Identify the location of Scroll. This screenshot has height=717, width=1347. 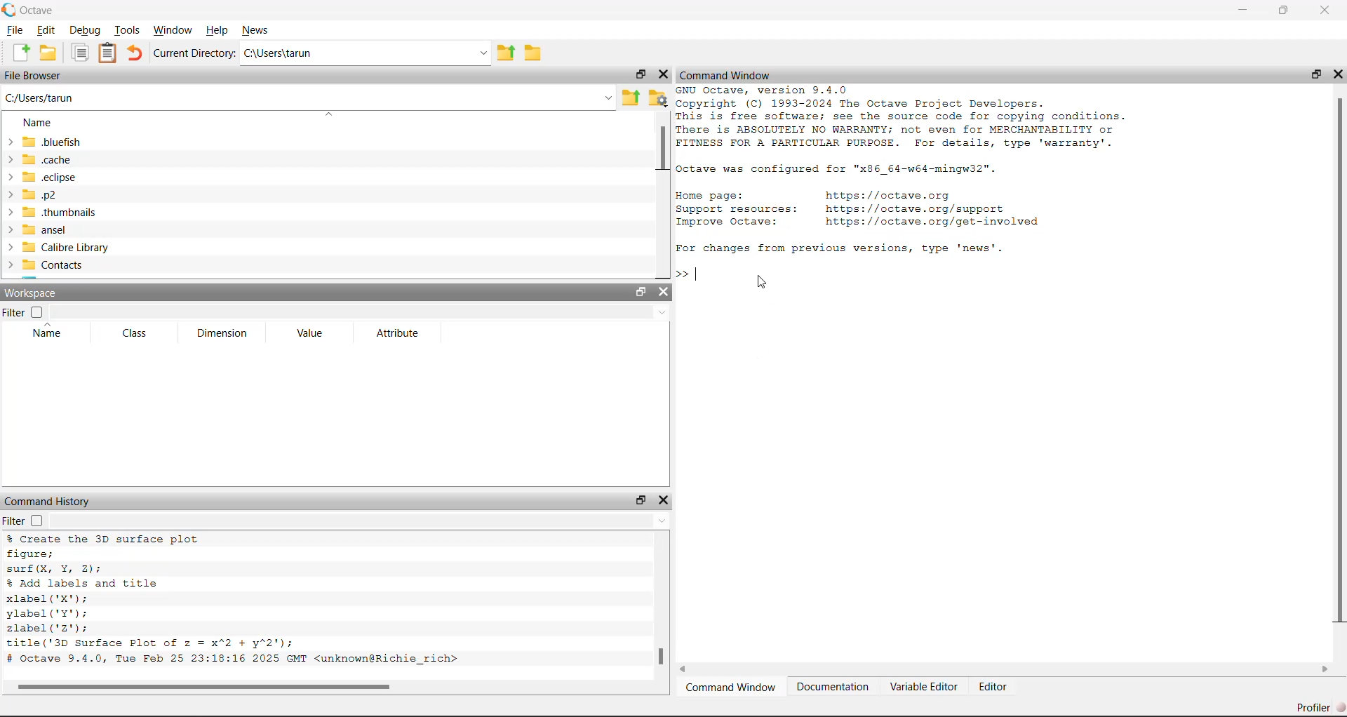
(1340, 373).